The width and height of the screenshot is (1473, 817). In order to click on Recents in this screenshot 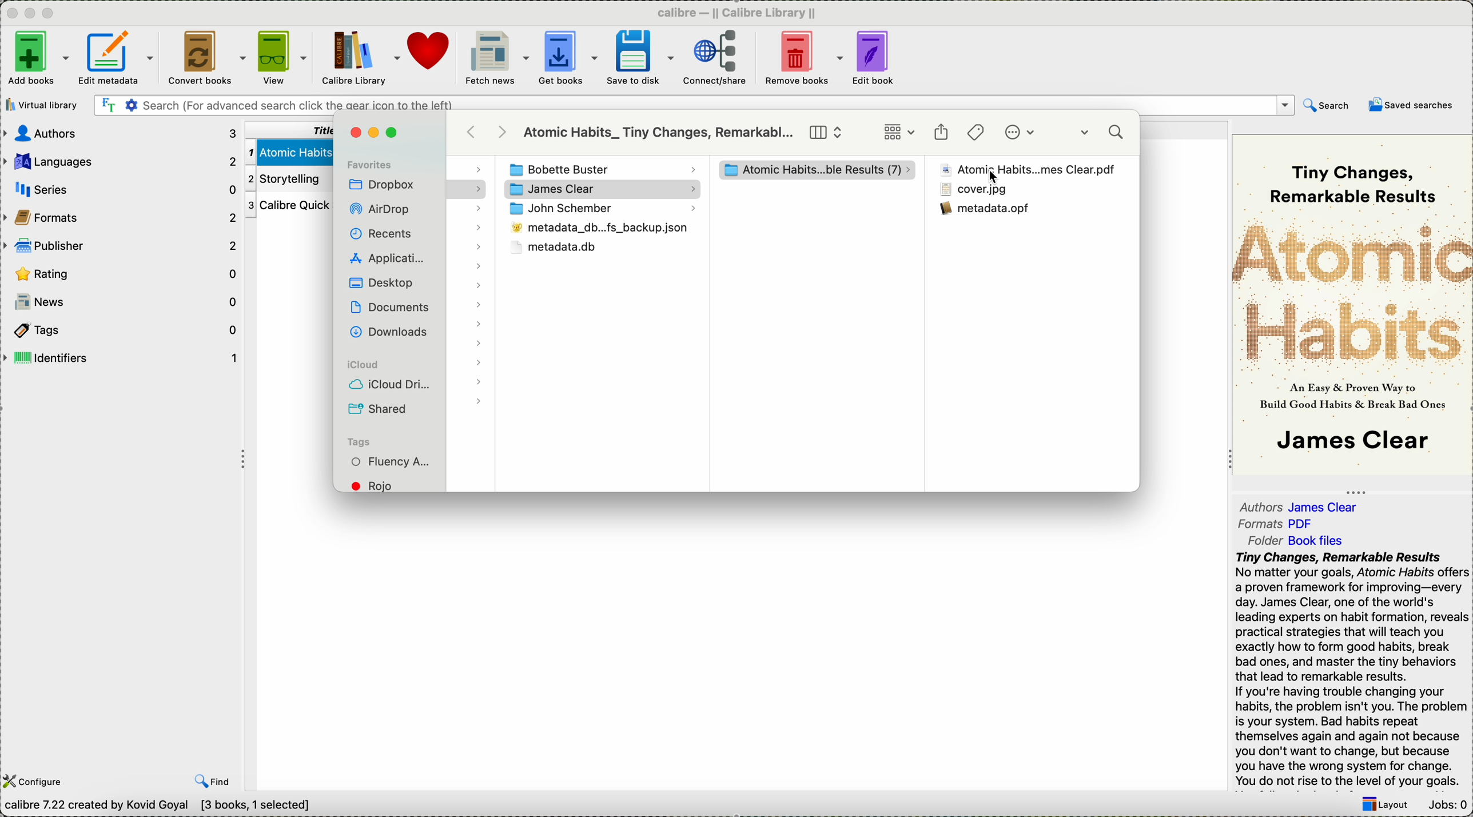, I will do `click(380, 233)`.